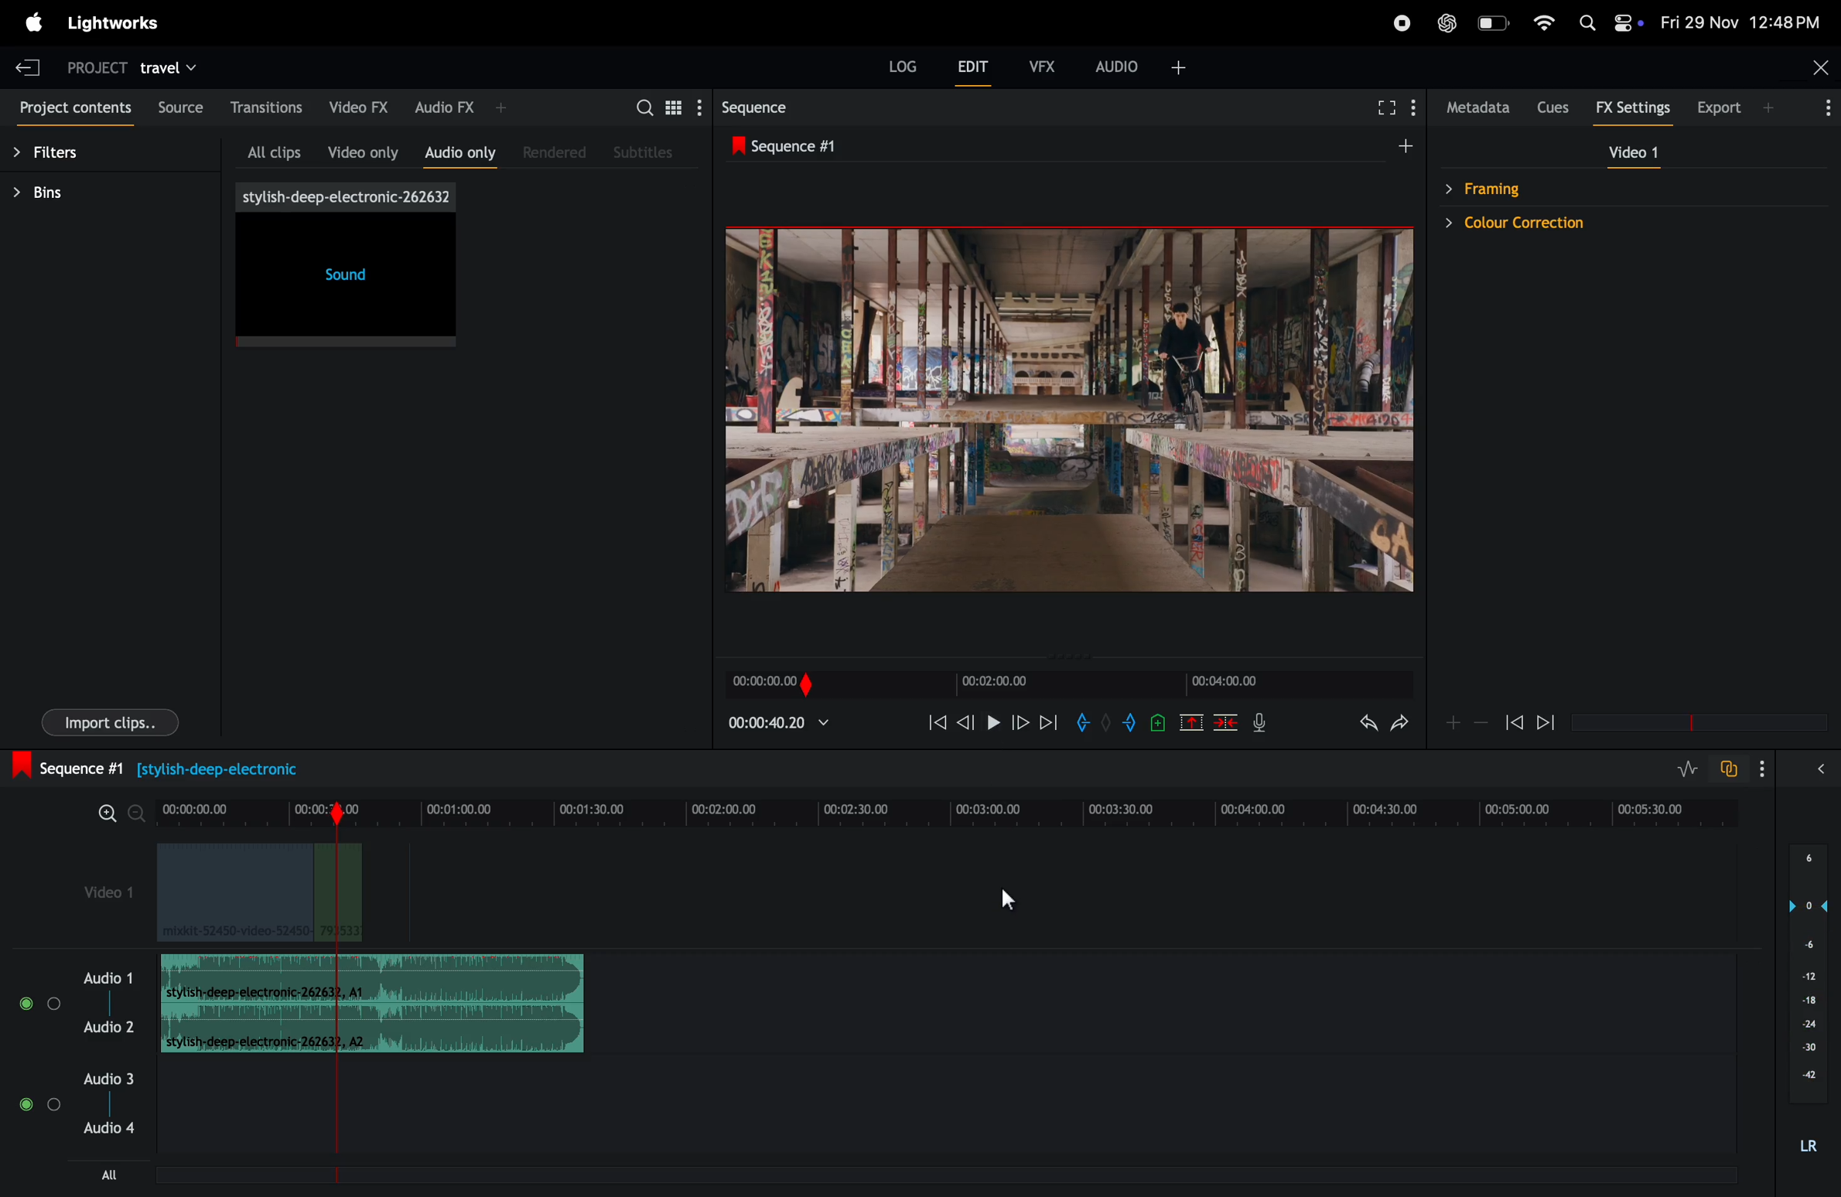  Describe the element at coordinates (1550, 721) in the screenshot. I see `next frame` at that location.